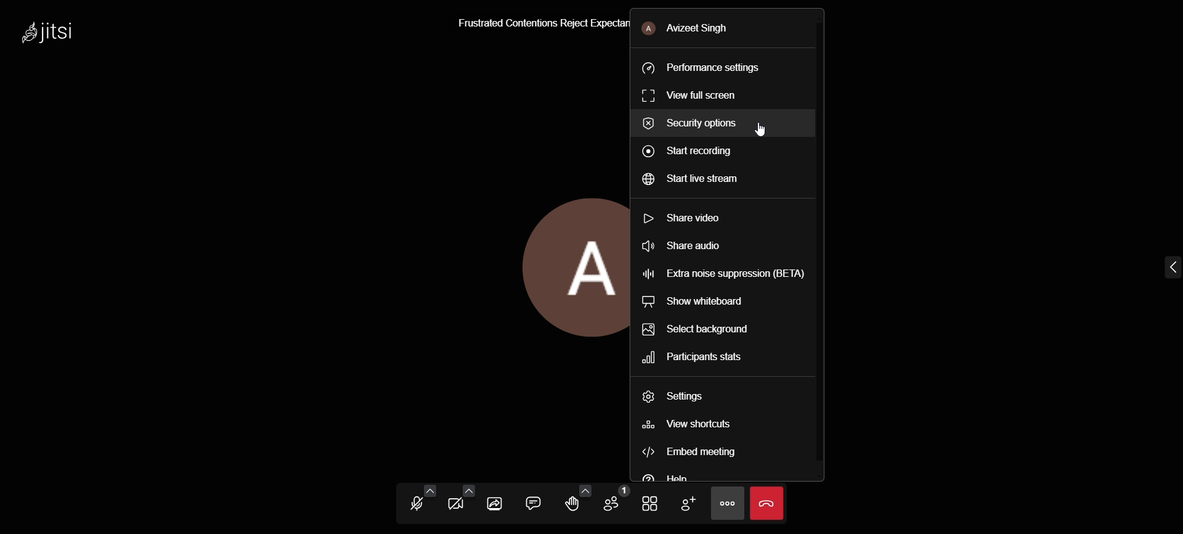 The height and width of the screenshot is (534, 1183). What do you see at coordinates (495, 501) in the screenshot?
I see `share screen` at bounding box center [495, 501].